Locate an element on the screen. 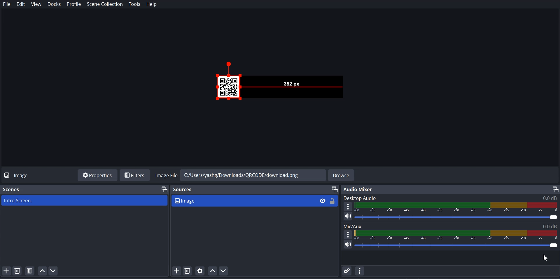  Source file is located at coordinates (242, 200).